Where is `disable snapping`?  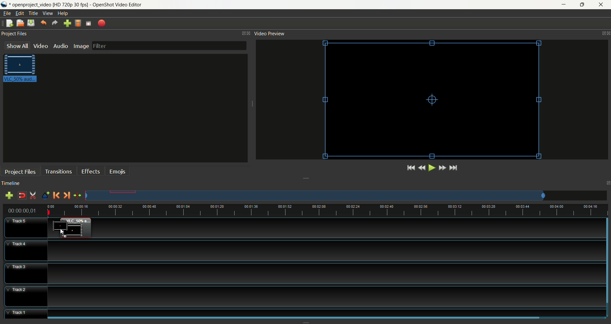
disable snapping is located at coordinates (22, 196).